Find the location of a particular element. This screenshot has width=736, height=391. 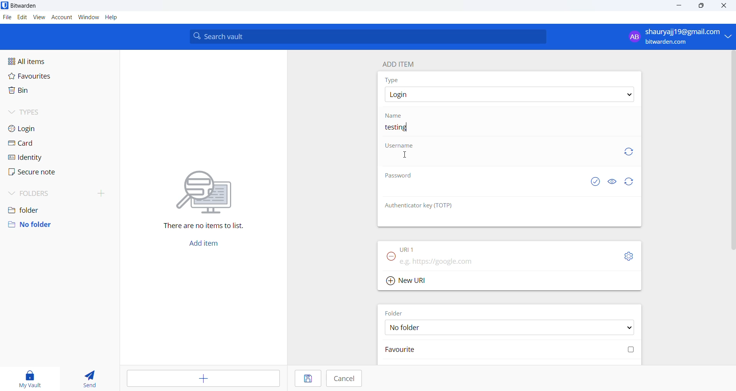

edit is located at coordinates (21, 17).